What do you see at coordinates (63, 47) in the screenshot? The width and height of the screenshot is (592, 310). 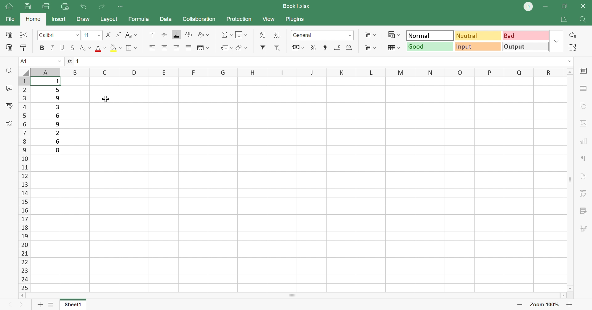 I see `Underline` at bounding box center [63, 47].